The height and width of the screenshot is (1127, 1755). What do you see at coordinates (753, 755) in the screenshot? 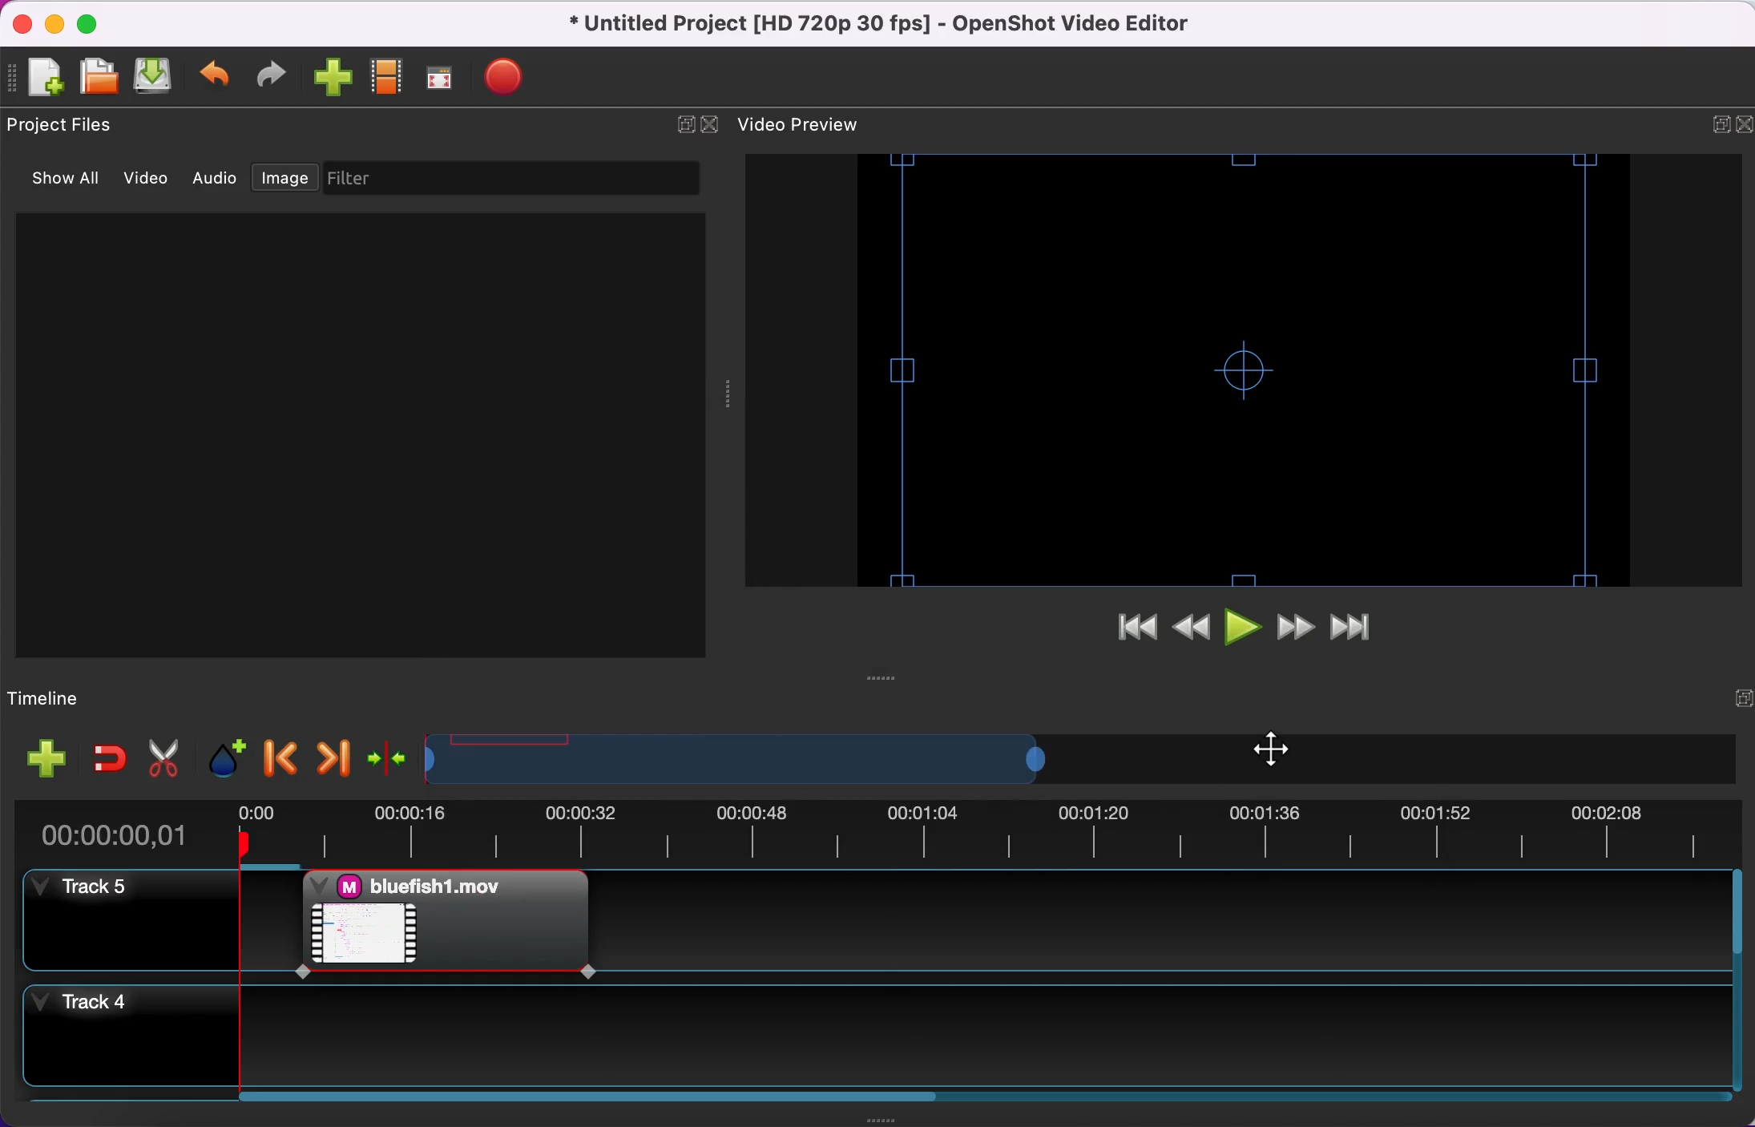
I see `timeline` at bounding box center [753, 755].